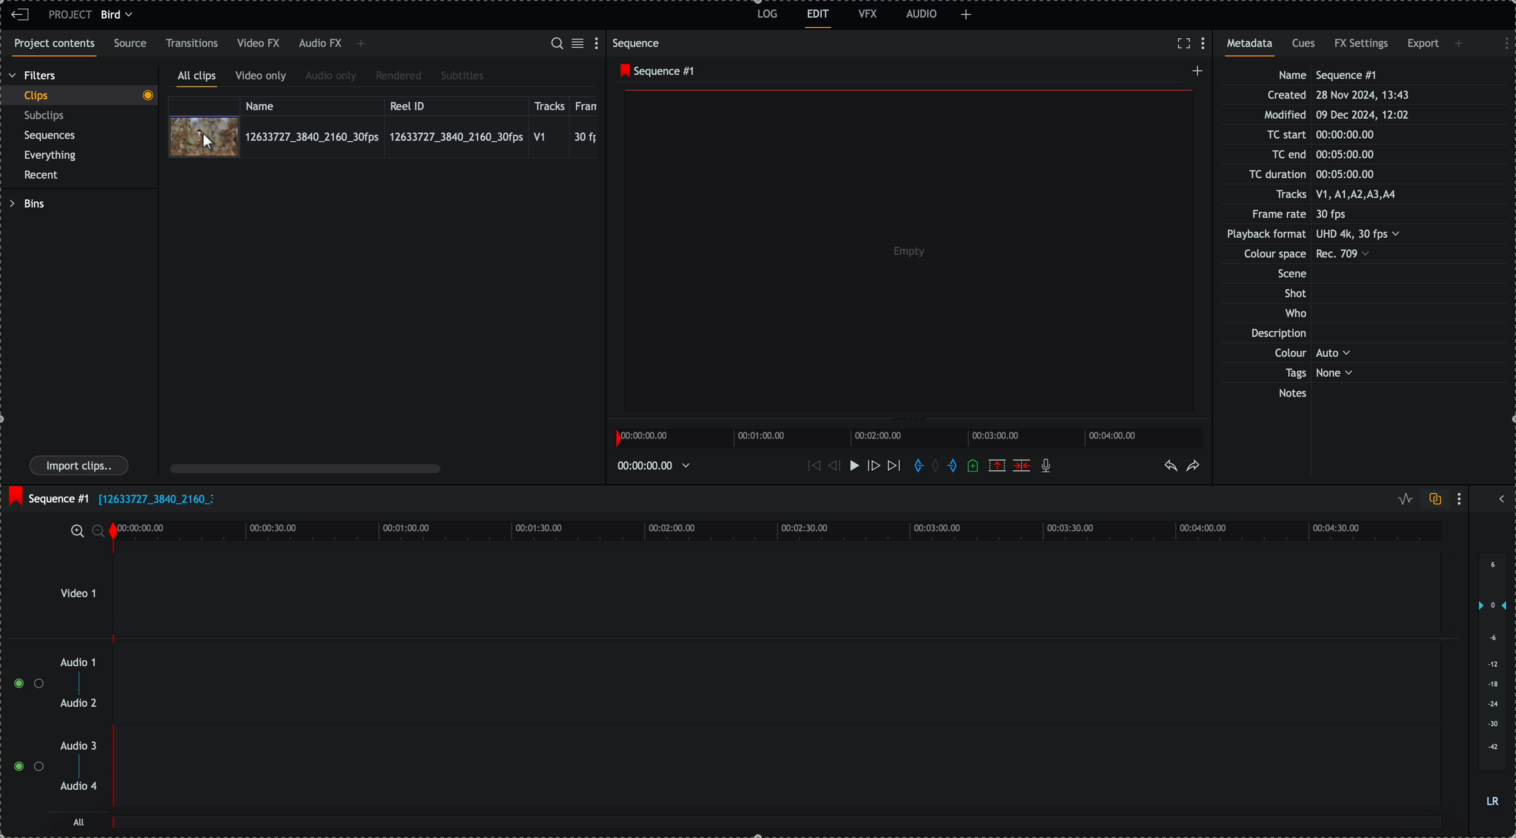  I want to click on move backward, so click(812, 467).